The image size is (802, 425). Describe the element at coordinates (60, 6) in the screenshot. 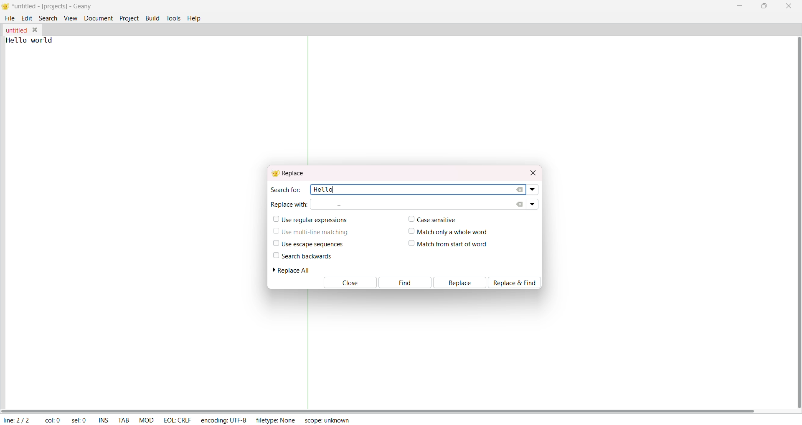

I see `*untitled-[projects]-Geany` at that location.